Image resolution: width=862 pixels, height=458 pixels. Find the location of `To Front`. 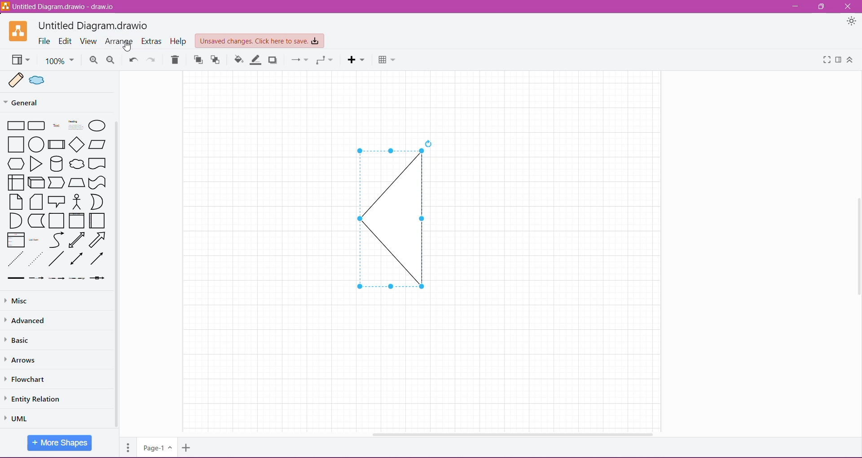

To Front is located at coordinates (197, 60).